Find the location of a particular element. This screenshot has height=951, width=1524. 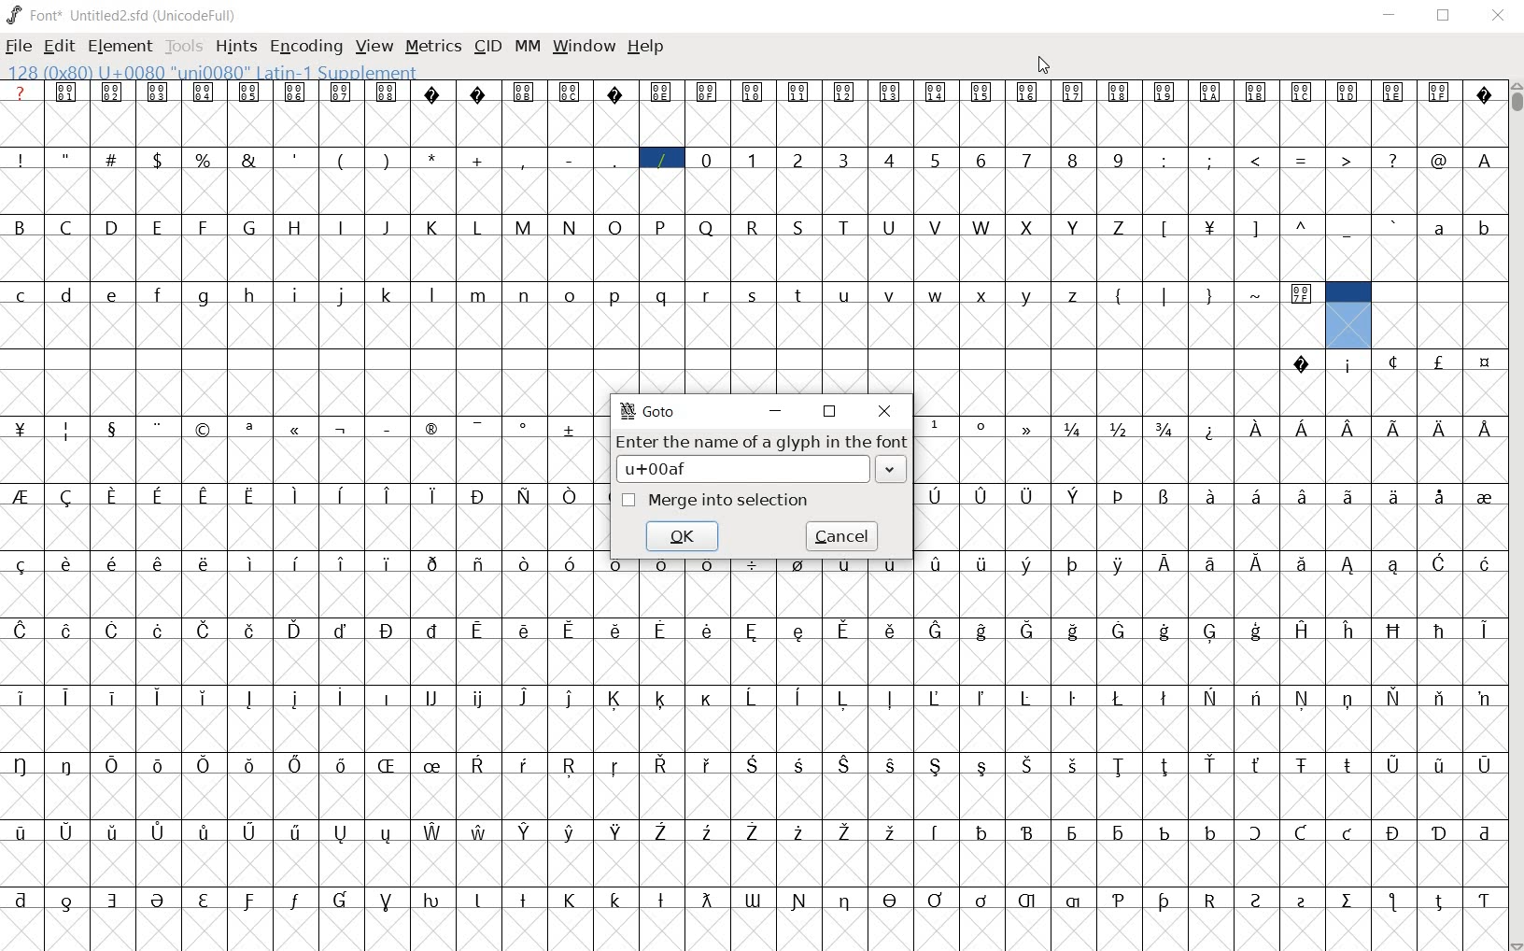

Symbol is located at coordinates (755, 91).